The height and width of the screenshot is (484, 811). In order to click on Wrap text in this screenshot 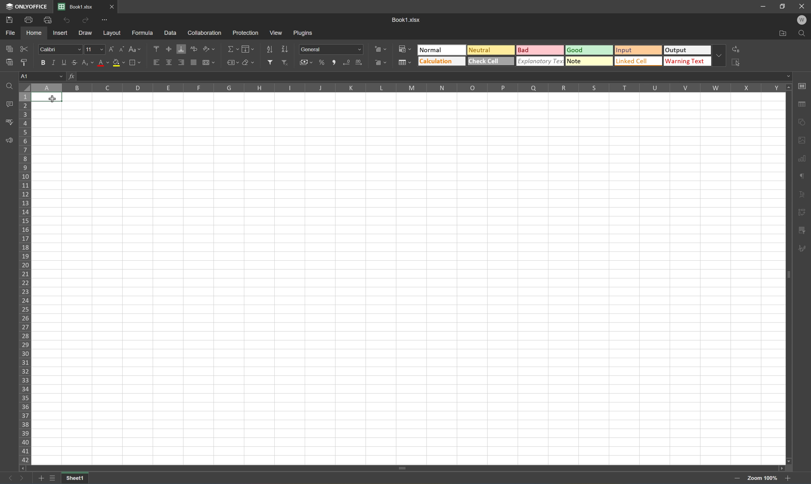, I will do `click(193, 49)`.